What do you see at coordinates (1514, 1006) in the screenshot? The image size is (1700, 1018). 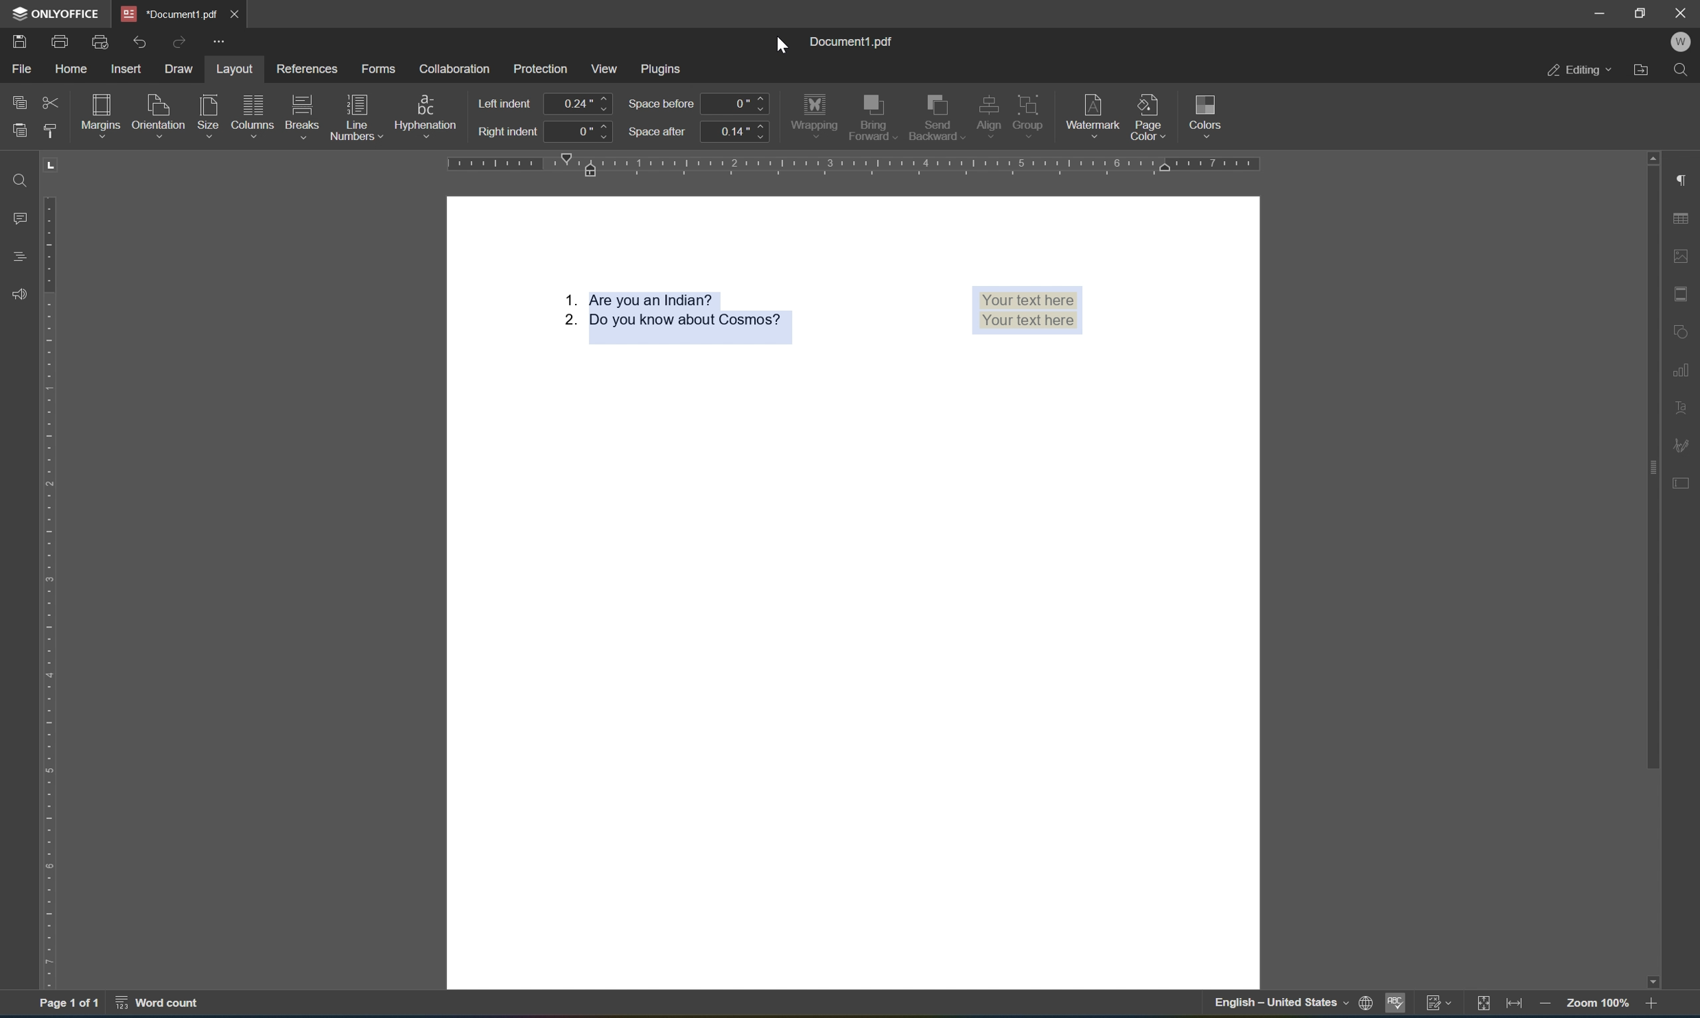 I see `fit to width` at bounding box center [1514, 1006].